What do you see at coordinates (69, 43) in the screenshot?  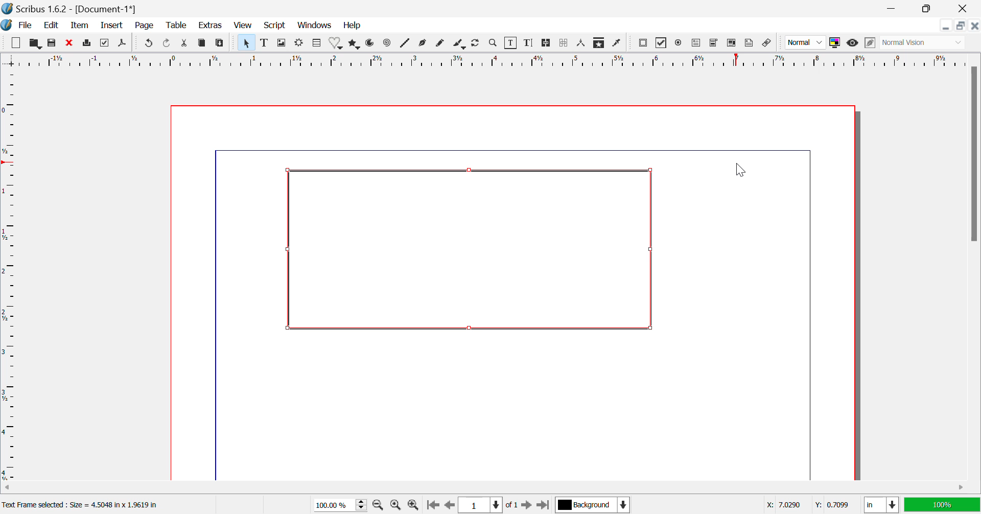 I see `Discard` at bounding box center [69, 43].